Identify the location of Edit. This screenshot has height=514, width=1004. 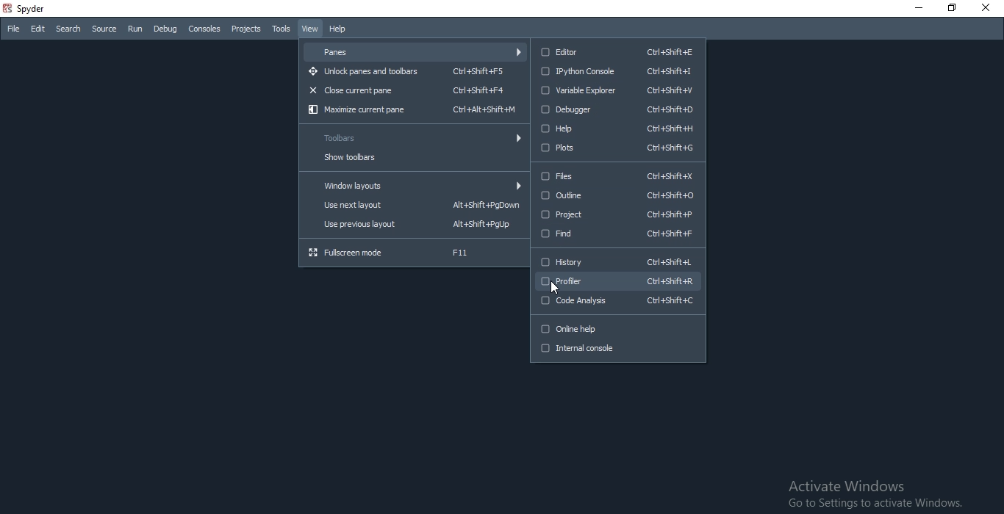
(39, 30).